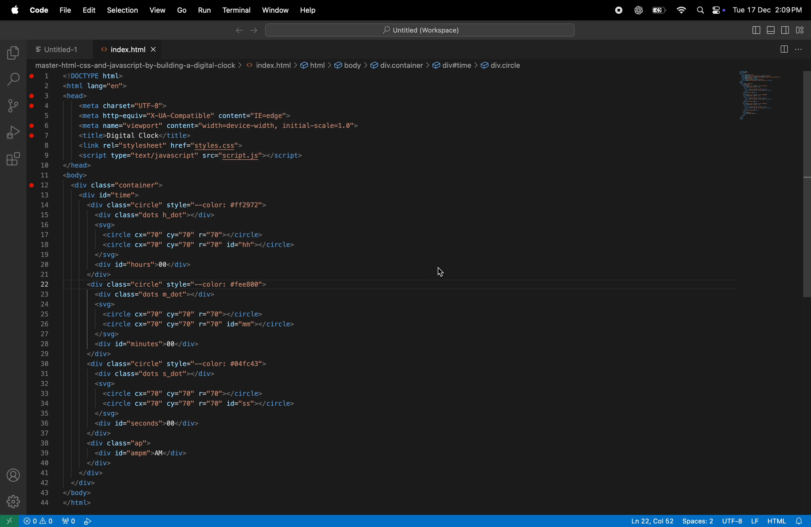 The width and height of the screenshot is (811, 527). I want to click on close, so click(154, 49).